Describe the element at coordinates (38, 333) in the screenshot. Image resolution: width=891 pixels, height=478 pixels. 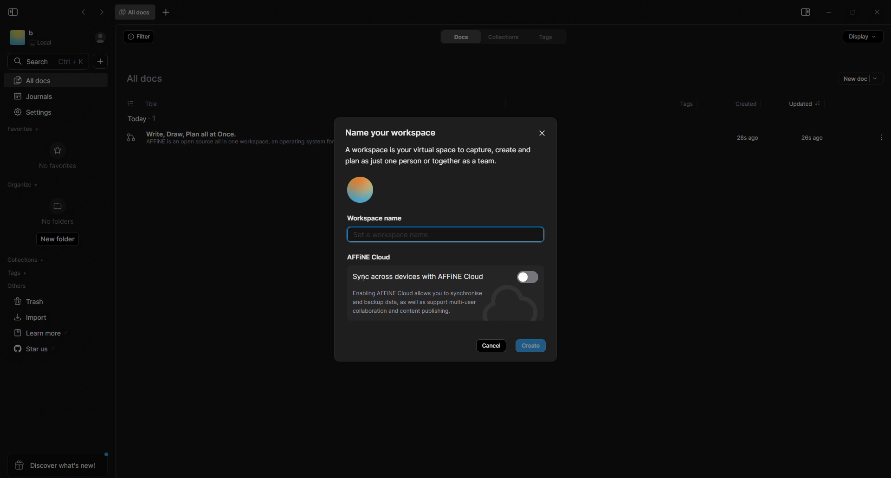
I see `learn more` at that location.